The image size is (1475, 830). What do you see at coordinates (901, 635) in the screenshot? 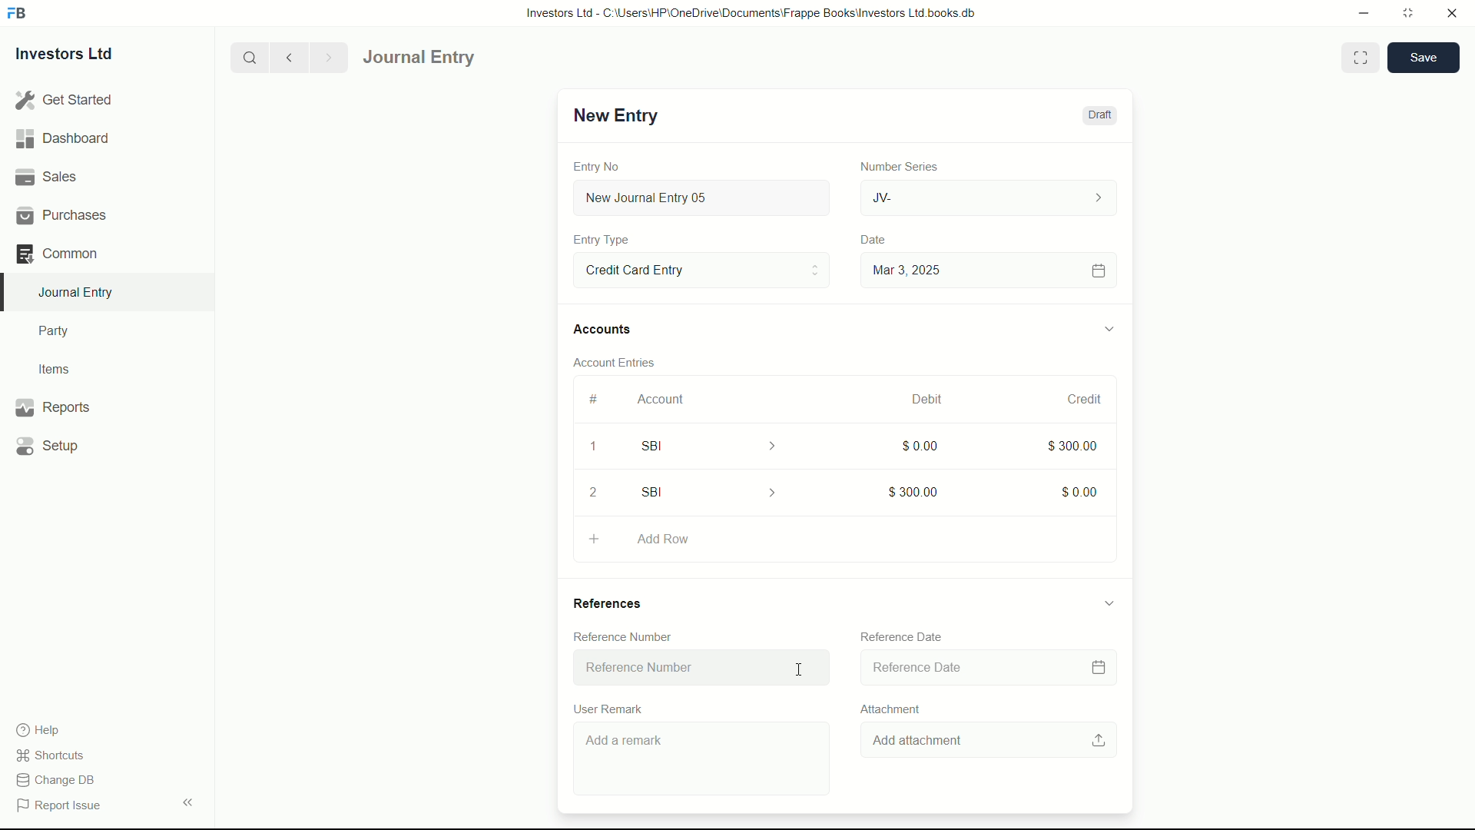
I see `Reference Date` at bounding box center [901, 635].